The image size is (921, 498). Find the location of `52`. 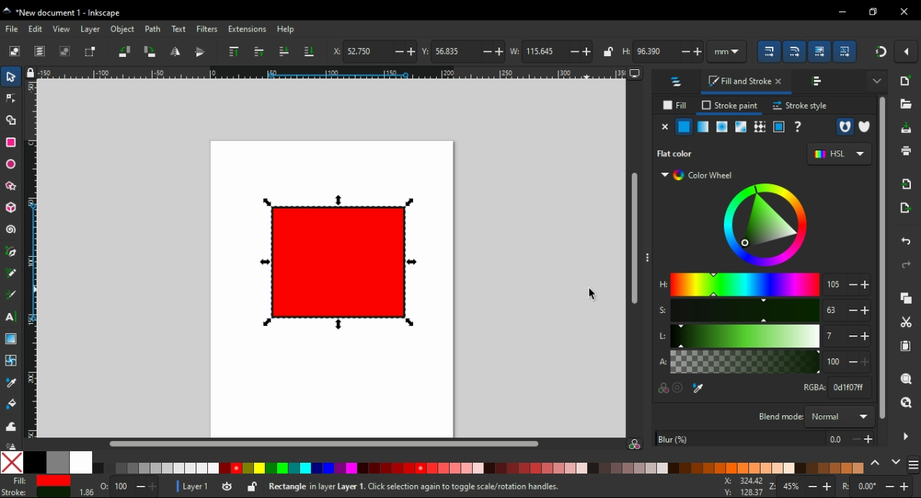

52 is located at coordinates (366, 51).